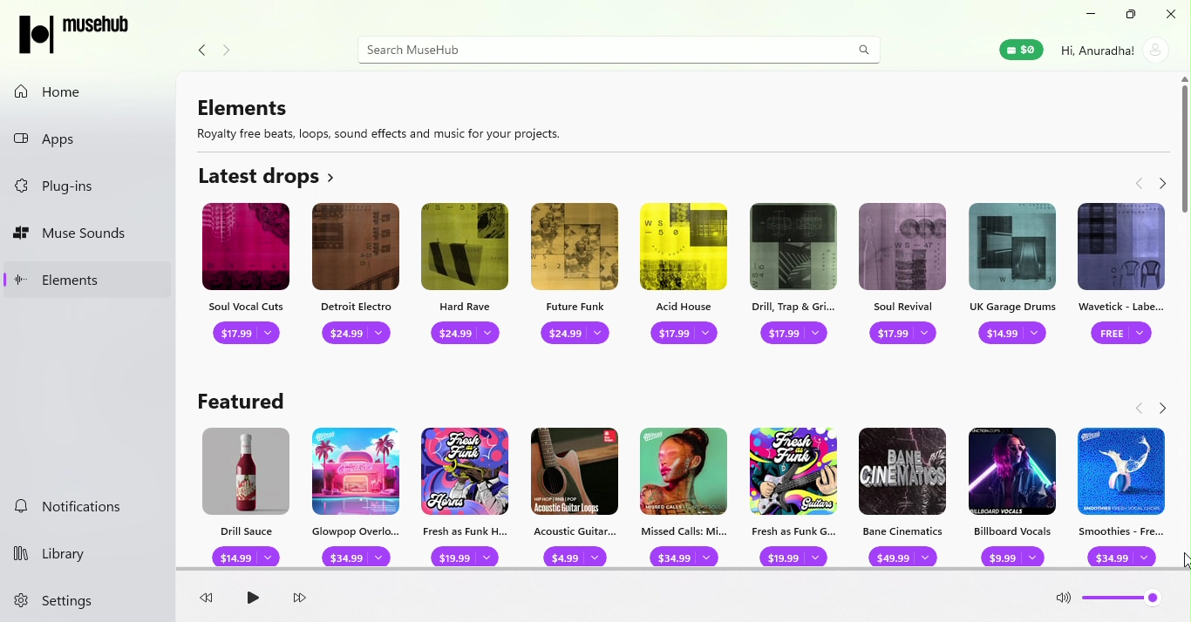 This screenshot has height=622, width=1191. What do you see at coordinates (686, 275) in the screenshot?
I see `Acid house` at bounding box center [686, 275].